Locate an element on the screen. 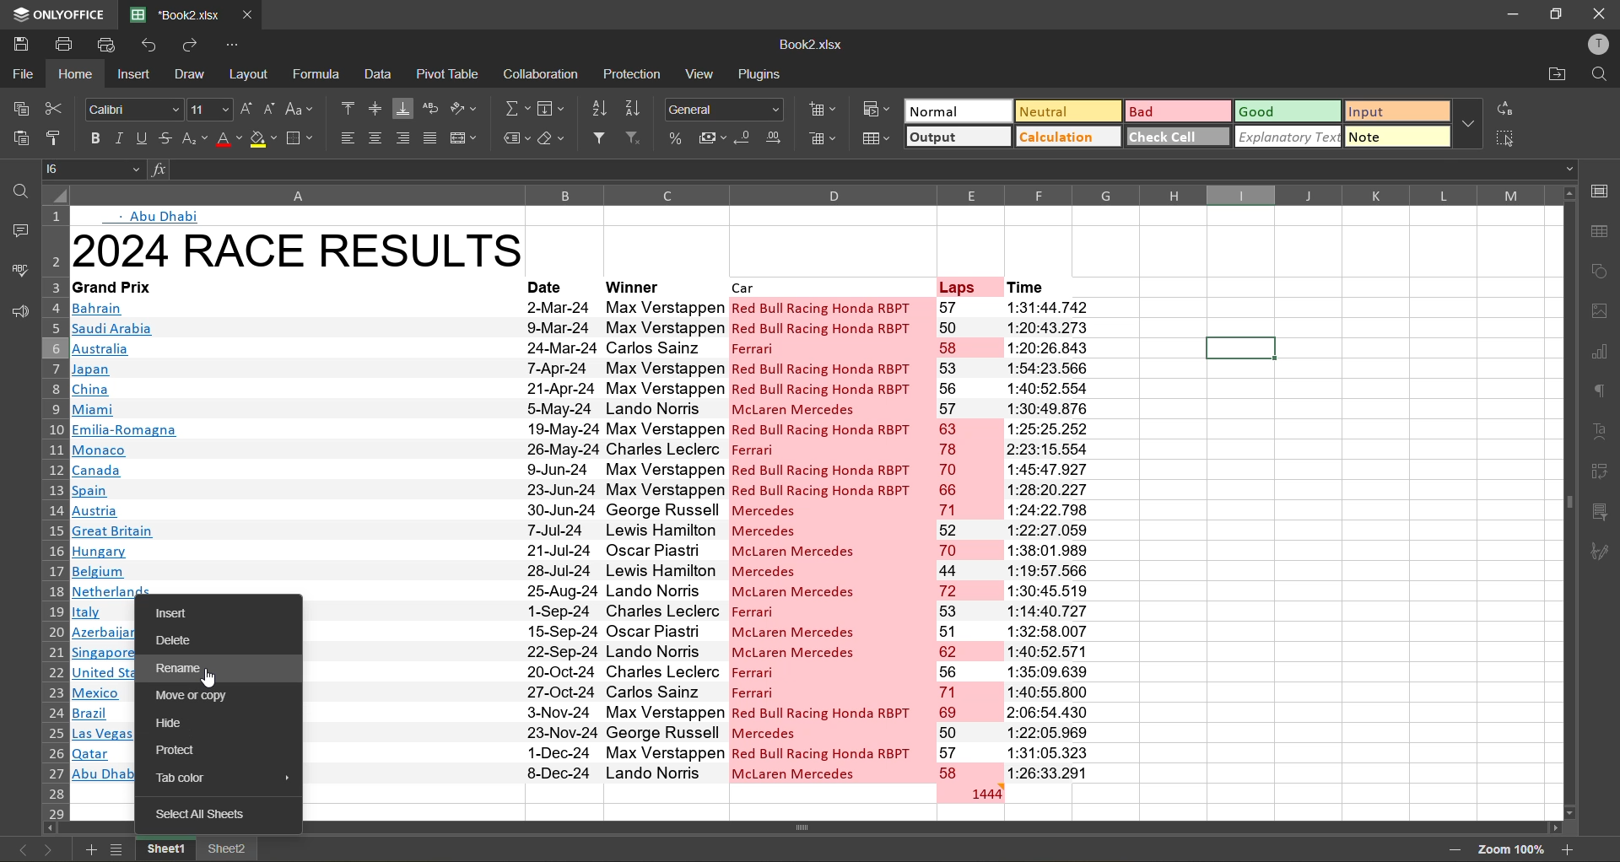  summation is located at coordinates (518, 107).